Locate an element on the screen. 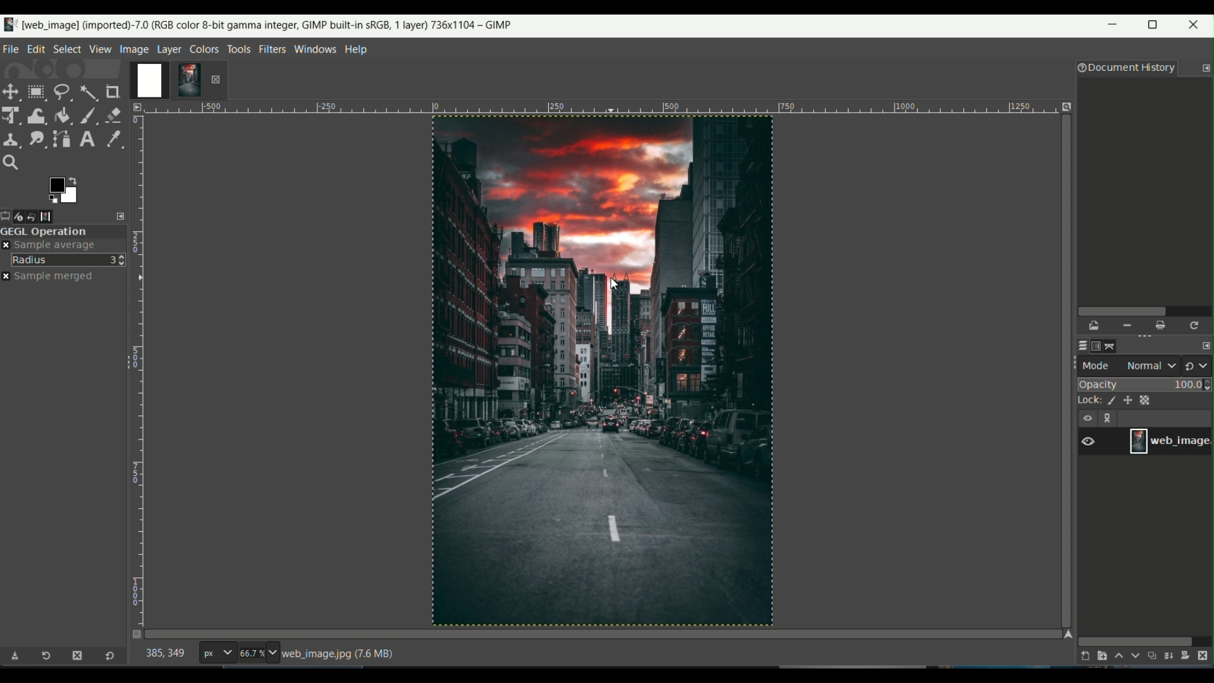 The width and height of the screenshot is (1214, 683). opacity is located at coordinates (1146, 384).